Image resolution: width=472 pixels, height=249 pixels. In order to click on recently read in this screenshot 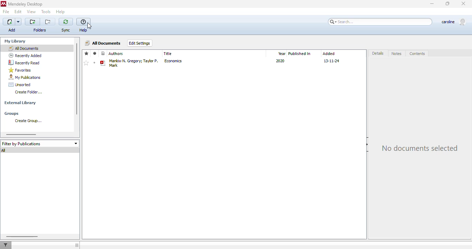, I will do `click(24, 63)`.